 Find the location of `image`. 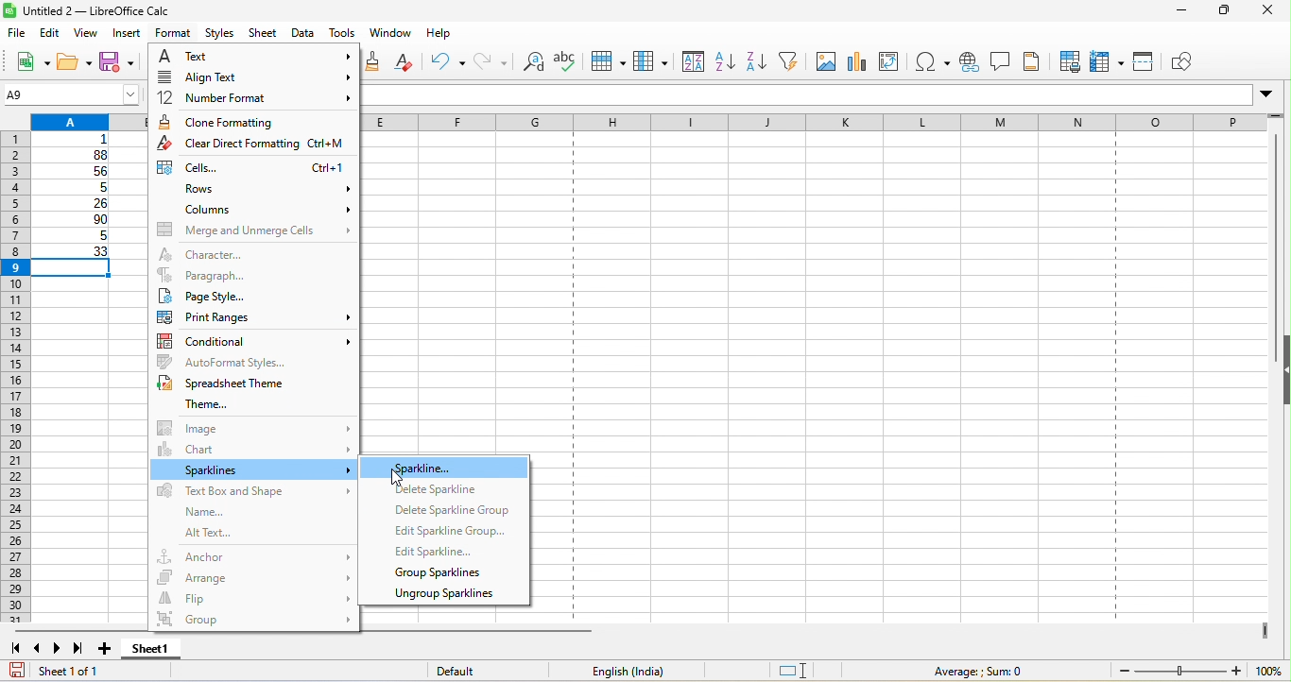

image is located at coordinates (824, 60).